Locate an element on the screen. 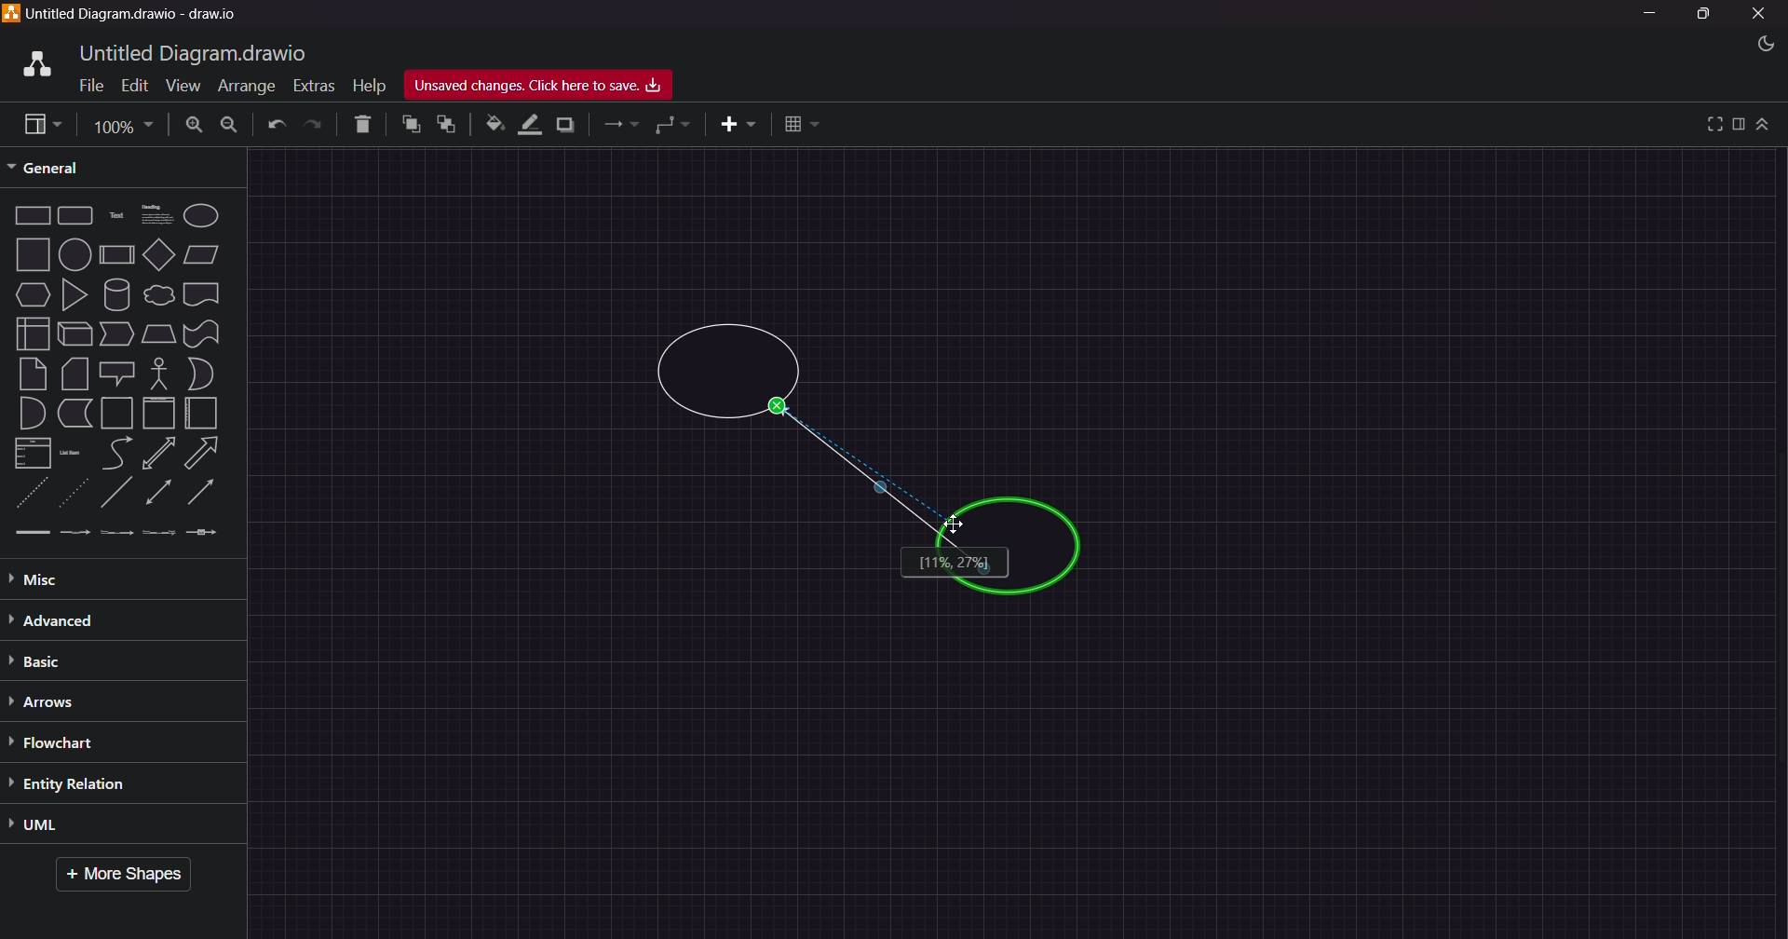 The height and width of the screenshot is (939, 1788). view is located at coordinates (37, 124).